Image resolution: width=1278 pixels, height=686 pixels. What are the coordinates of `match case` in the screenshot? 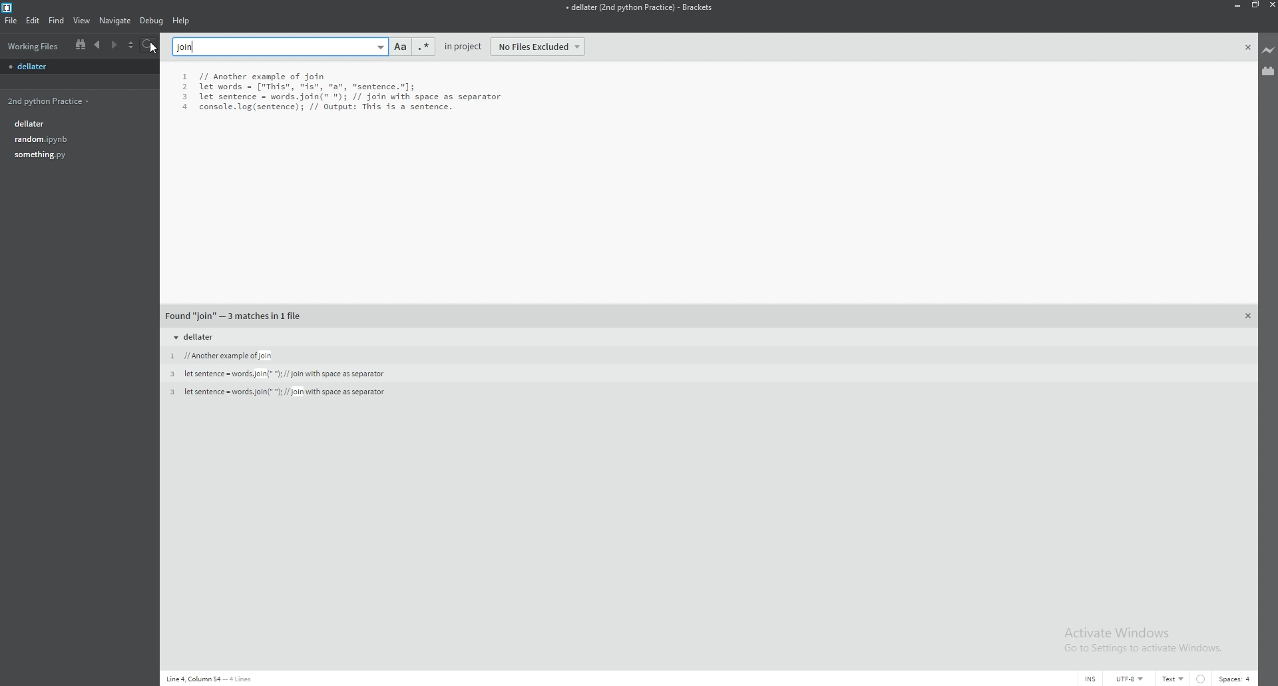 It's located at (399, 47).